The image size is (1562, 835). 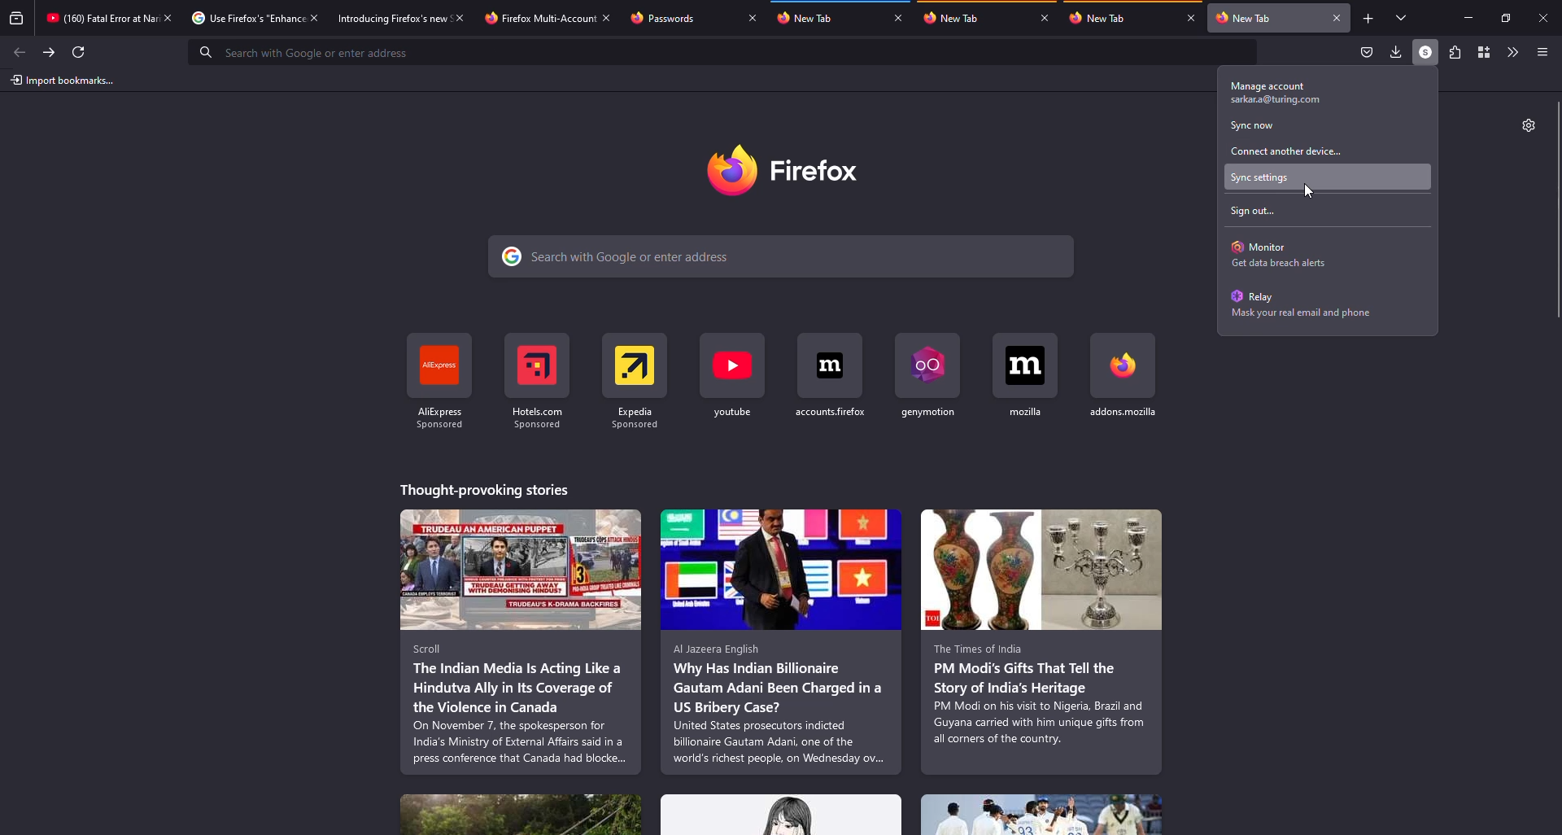 What do you see at coordinates (753, 18) in the screenshot?
I see `close` at bounding box center [753, 18].